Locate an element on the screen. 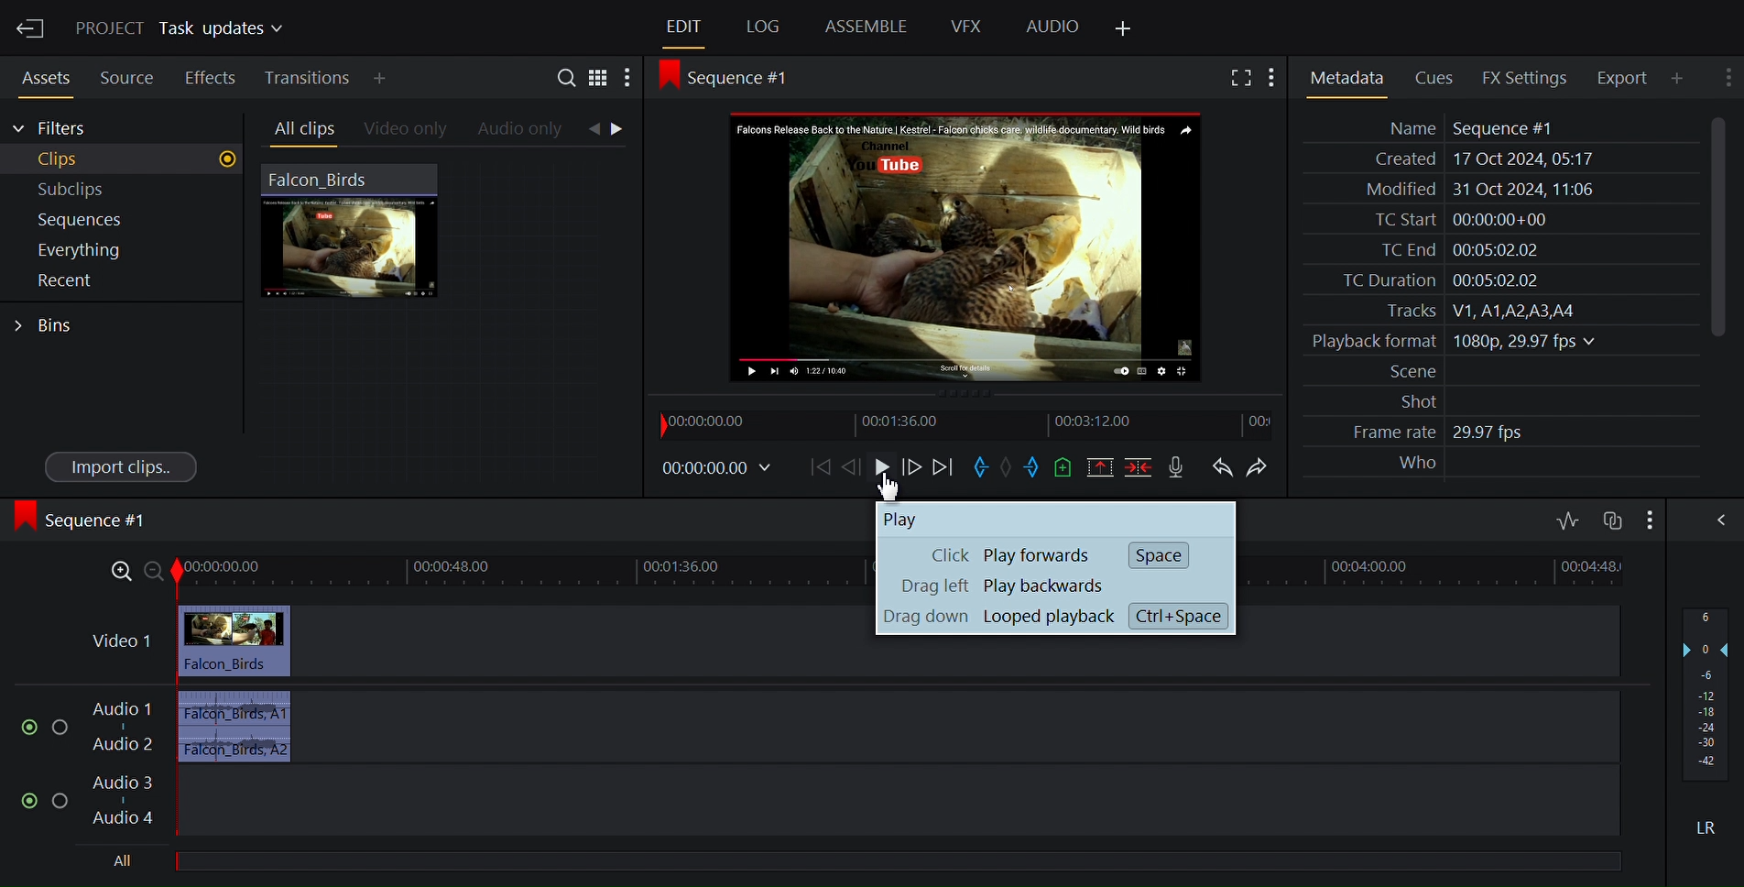 This screenshot has width=1744, height=887. Exit Current Project is located at coordinates (31, 29).